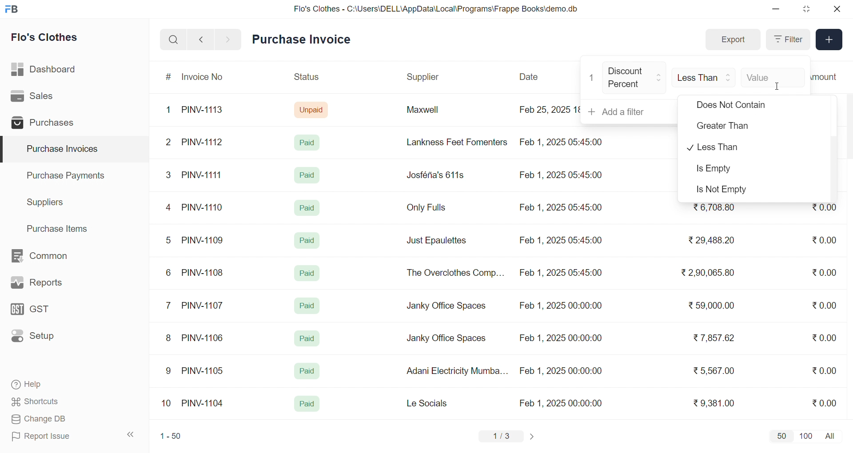 This screenshot has width=853, height=453. What do you see at coordinates (204, 306) in the screenshot?
I see `PINV-1107` at bounding box center [204, 306].